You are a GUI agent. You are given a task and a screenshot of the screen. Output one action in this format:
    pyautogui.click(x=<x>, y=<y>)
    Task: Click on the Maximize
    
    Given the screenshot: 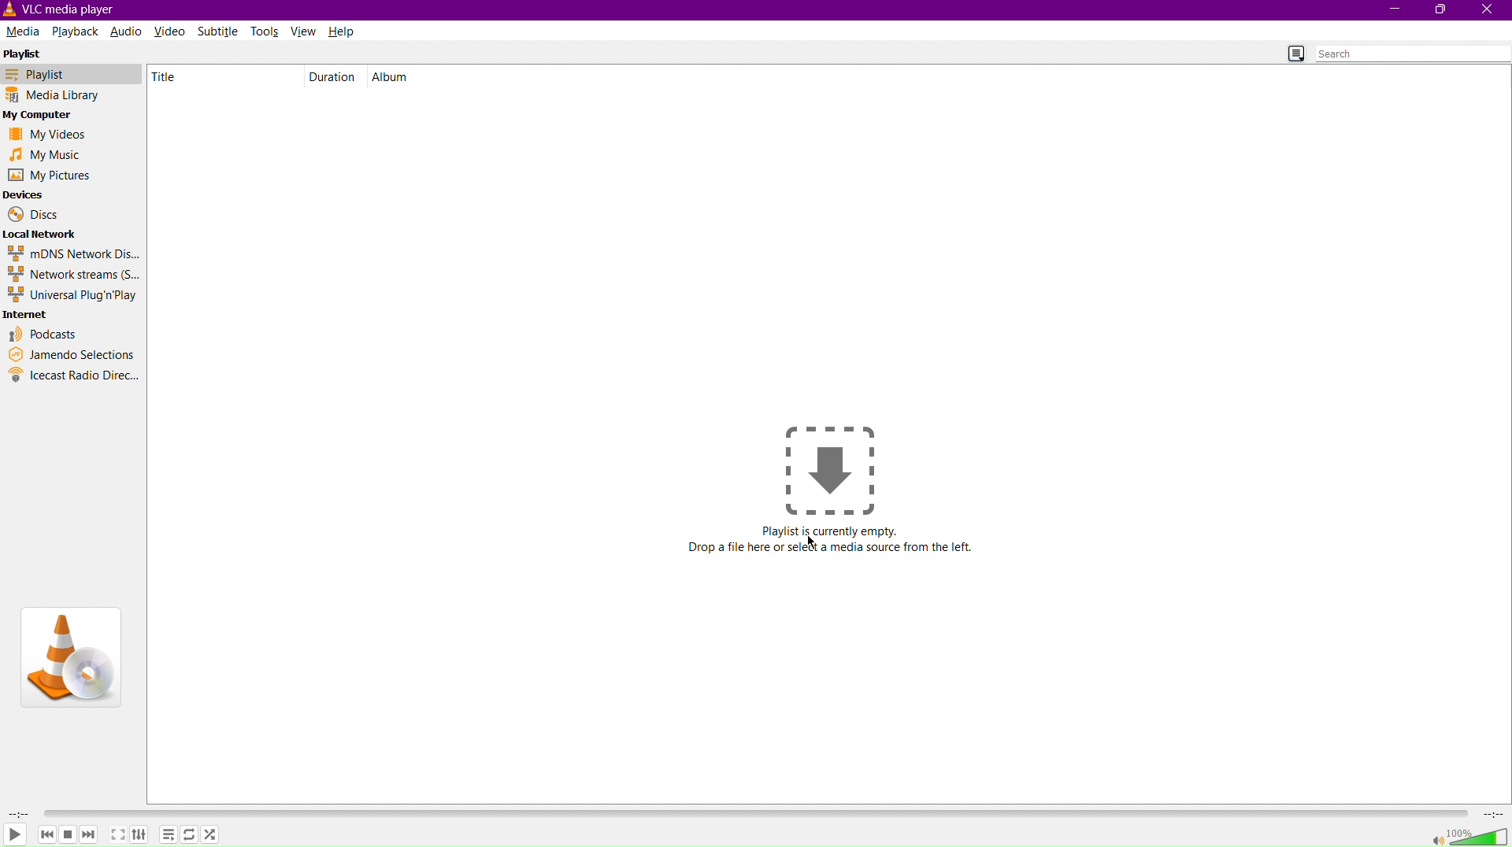 What is the action you would take?
    pyautogui.click(x=118, y=834)
    